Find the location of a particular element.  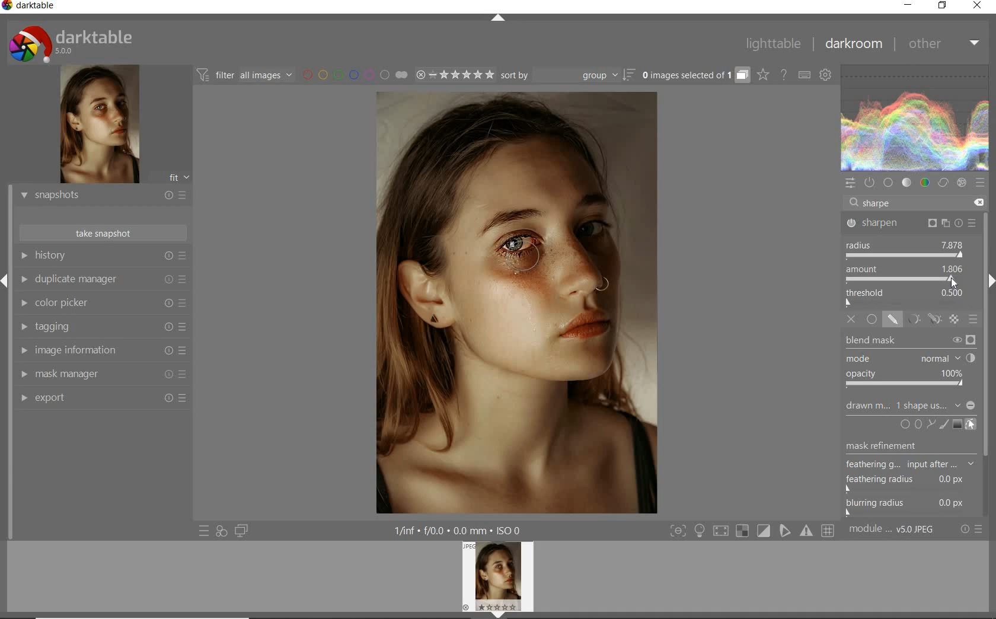

other display information is located at coordinates (460, 531).